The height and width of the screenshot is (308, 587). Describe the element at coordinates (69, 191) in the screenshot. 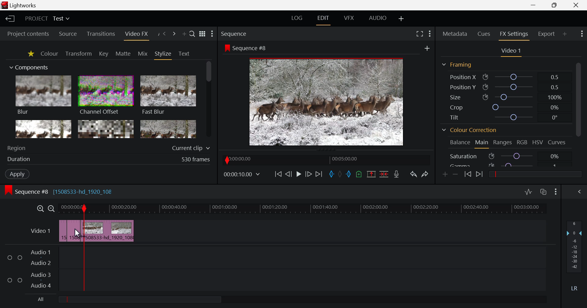

I see `Sequence #8 [1508533-hd_1920_108` at that location.